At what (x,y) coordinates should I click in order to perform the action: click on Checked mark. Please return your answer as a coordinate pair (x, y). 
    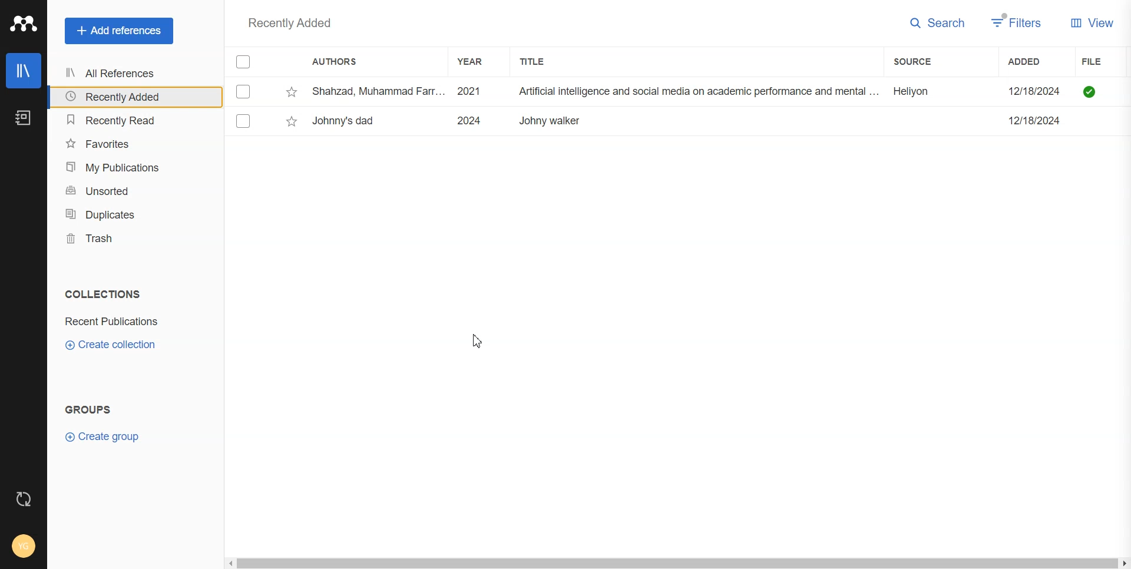
    Looking at the image, I should click on (244, 91).